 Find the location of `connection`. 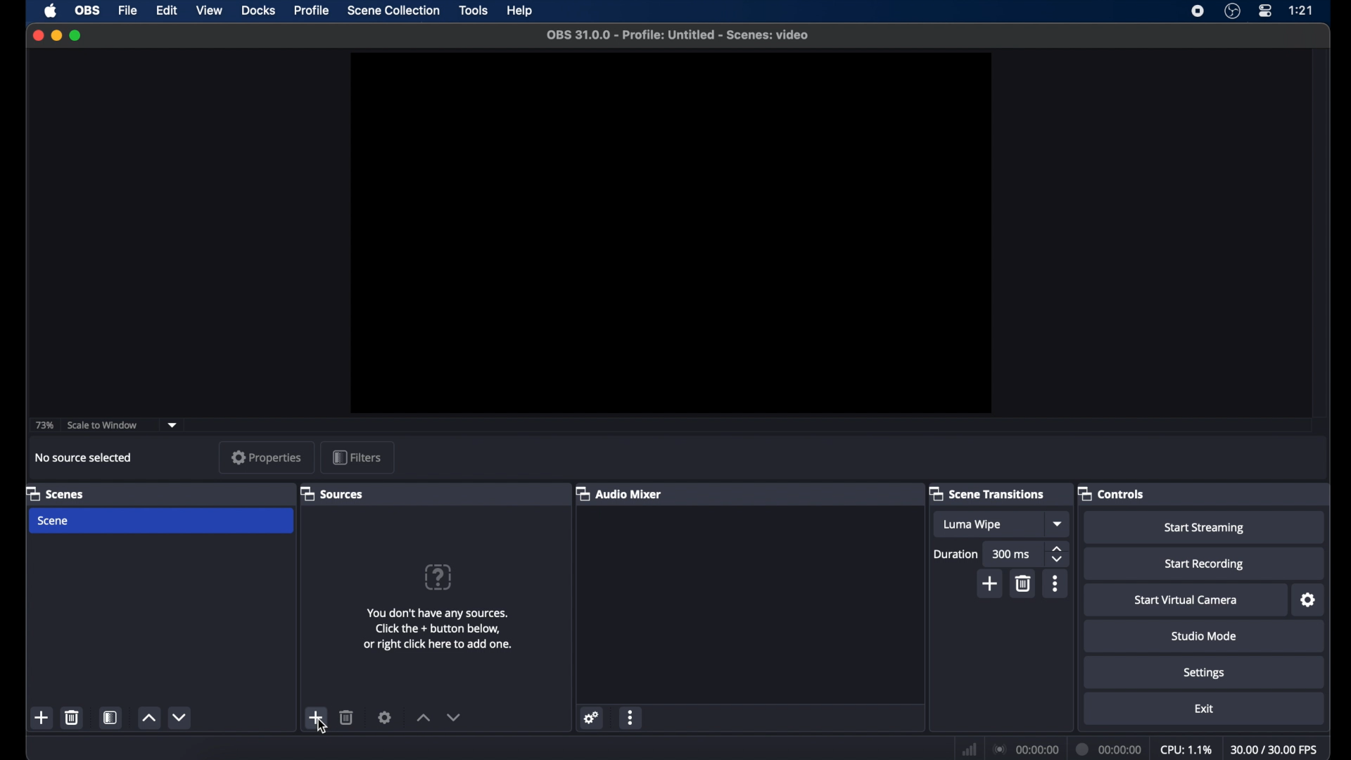

connection is located at coordinates (1023, 750).